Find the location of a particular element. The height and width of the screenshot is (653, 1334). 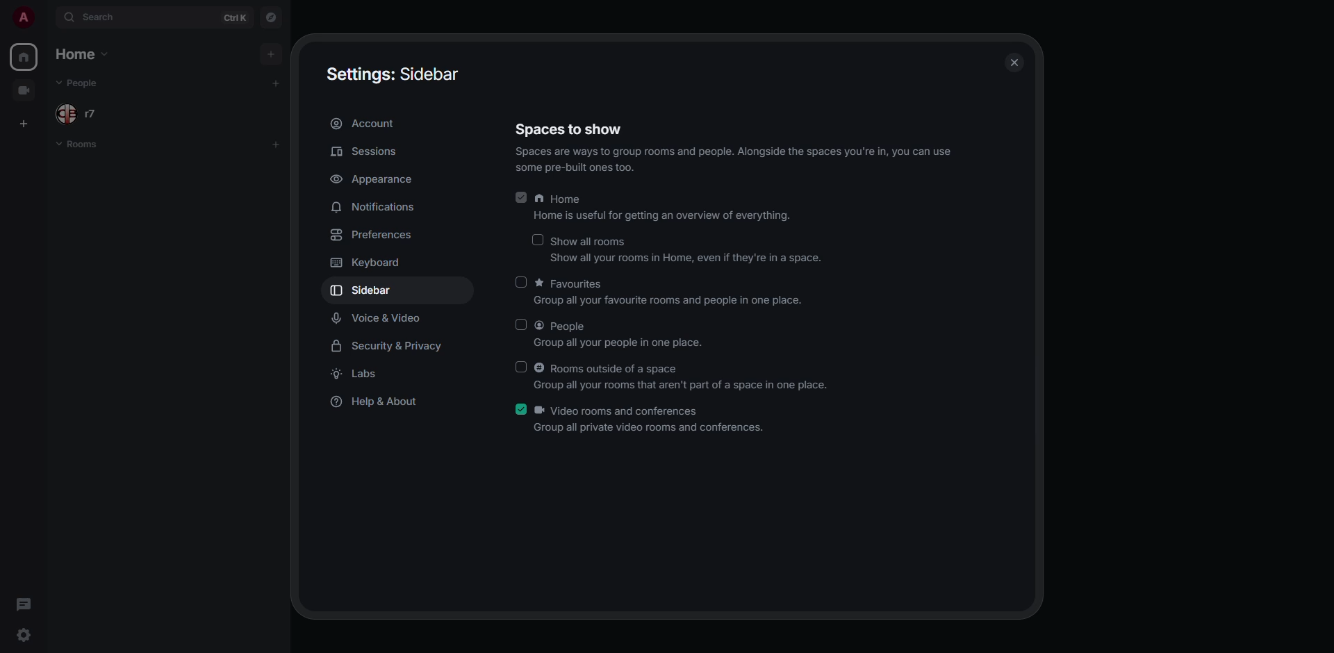

ctrl K is located at coordinates (235, 16).